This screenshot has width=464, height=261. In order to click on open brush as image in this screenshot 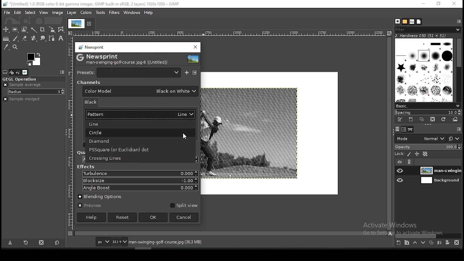, I will do `click(457, 120)`.